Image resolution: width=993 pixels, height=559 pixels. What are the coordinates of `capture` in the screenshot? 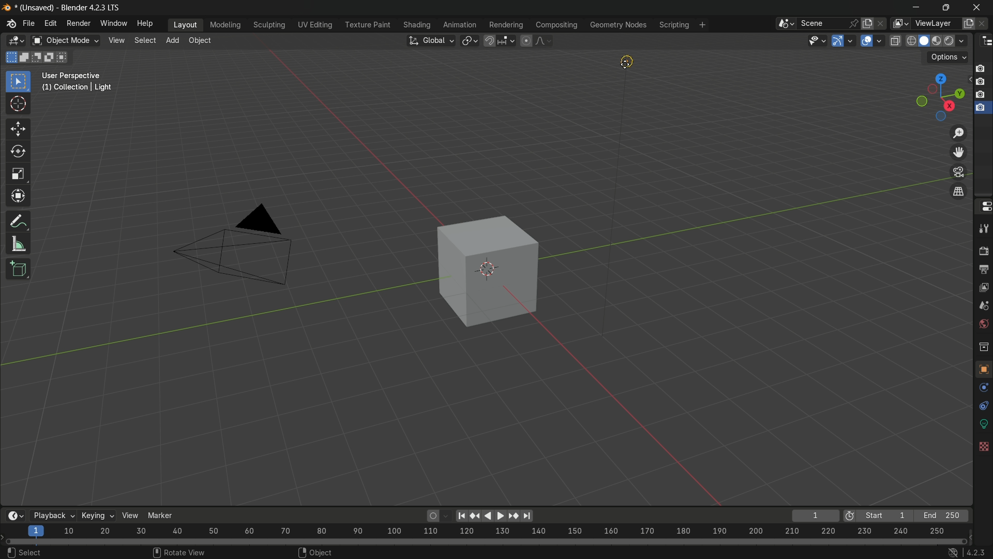 It's located at (981, 111).